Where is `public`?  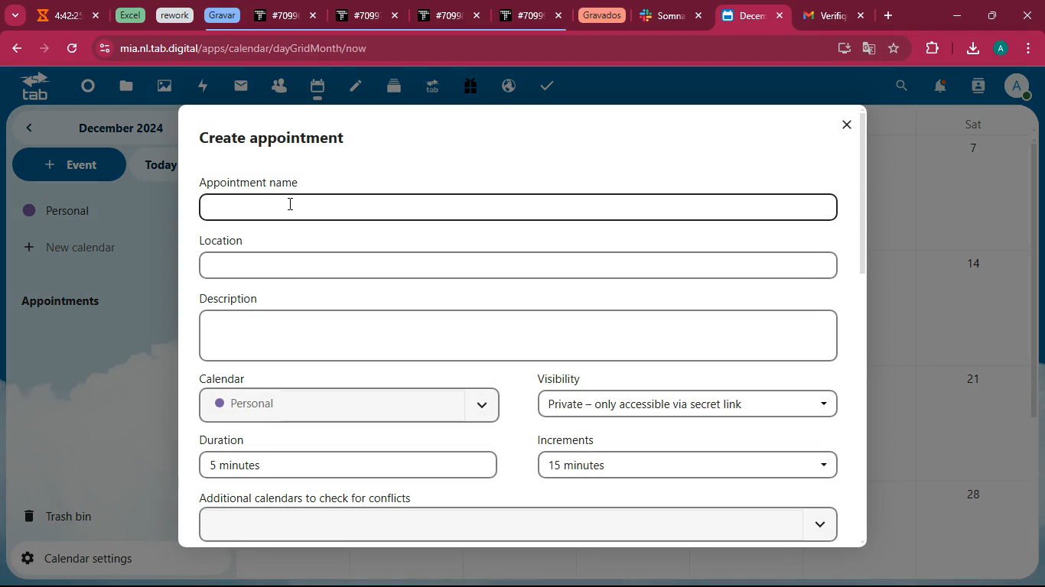
public is located at coordinates (509, 86).